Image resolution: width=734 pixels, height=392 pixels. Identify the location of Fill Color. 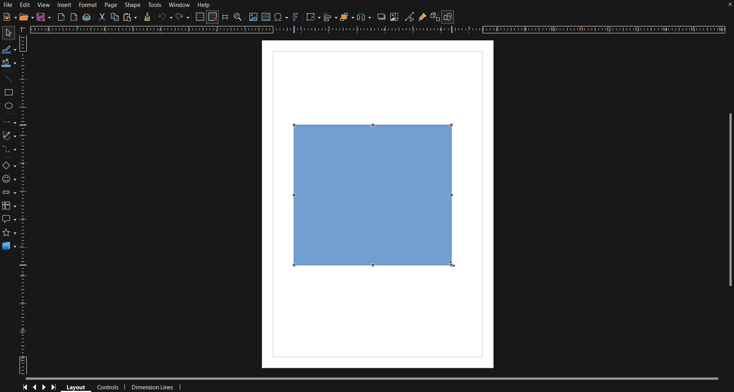
(9, 63).